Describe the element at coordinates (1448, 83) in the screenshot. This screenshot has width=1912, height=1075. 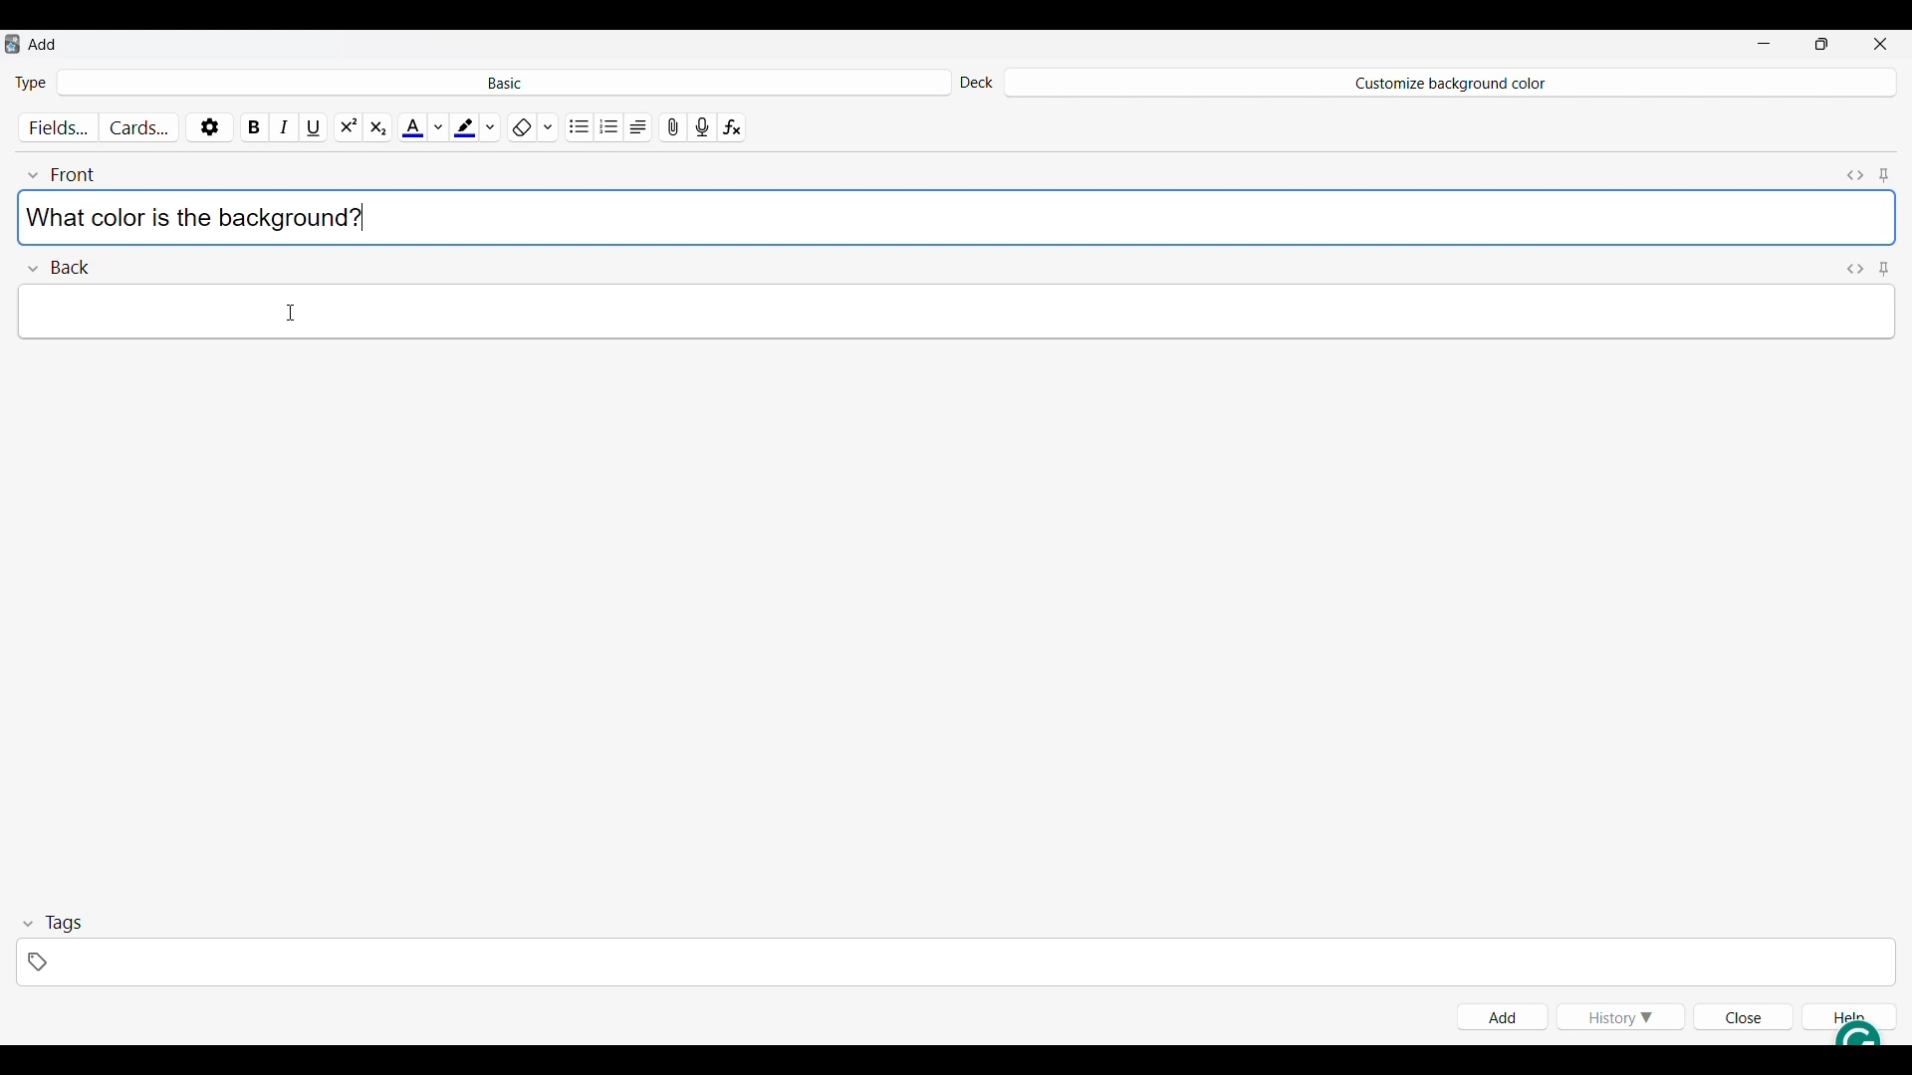
I see `Deck name changed` at that location.